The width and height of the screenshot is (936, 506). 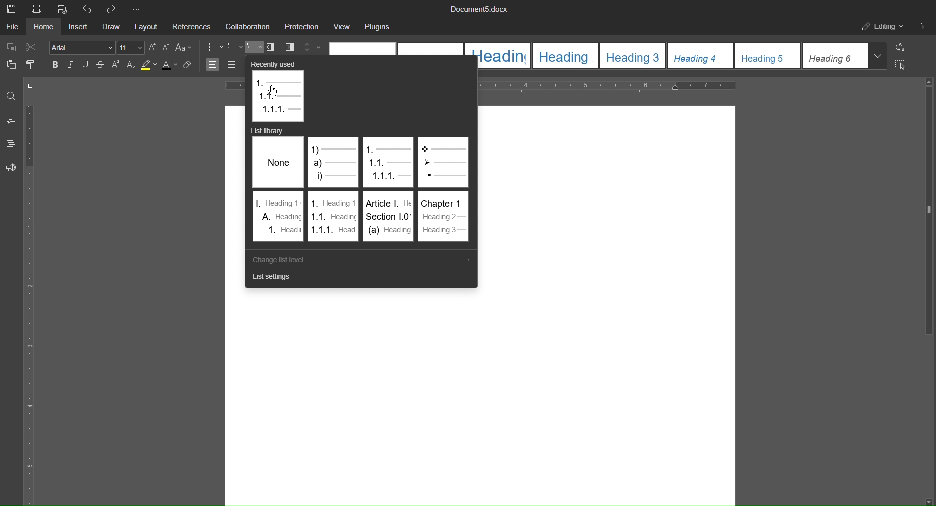 What do you see at coordinates (880, 26) in the screenshot?
I see `Editing` at bounding box center [880, 26].